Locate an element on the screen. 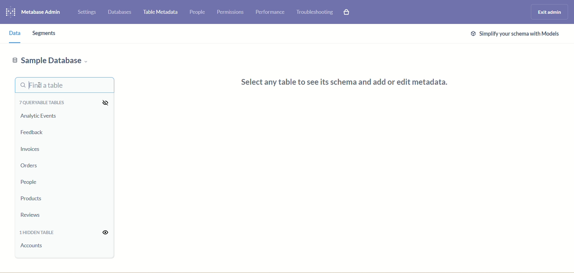 This screenshot has width=574, height=273. Select any table to see its schema and add or edit metadata. is located at coordinates (344, 83).